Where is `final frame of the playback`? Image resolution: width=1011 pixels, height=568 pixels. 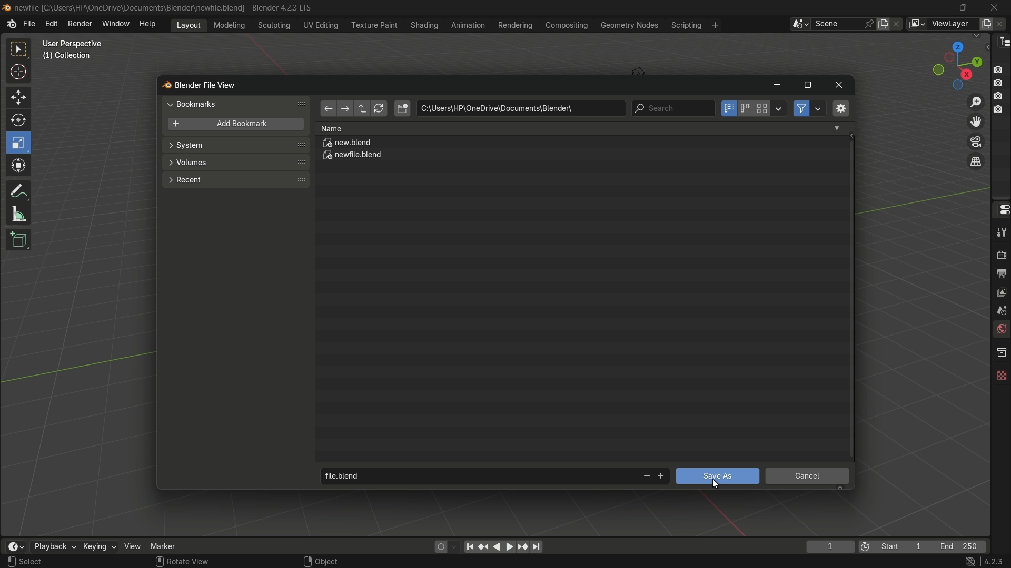 final frame of the playback is located at coordinates (959, 547).